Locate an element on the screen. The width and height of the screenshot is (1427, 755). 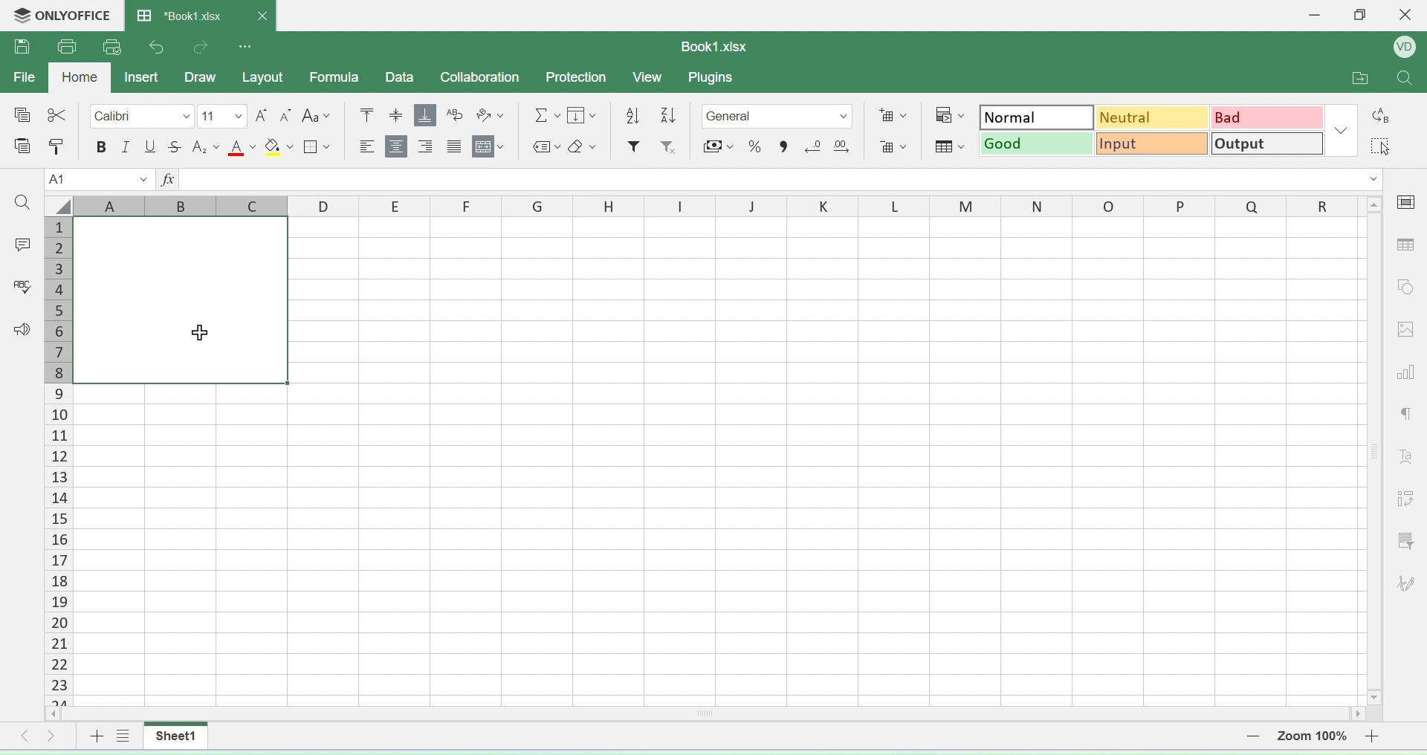
scroll bar is located at coordinates (1374, 447).